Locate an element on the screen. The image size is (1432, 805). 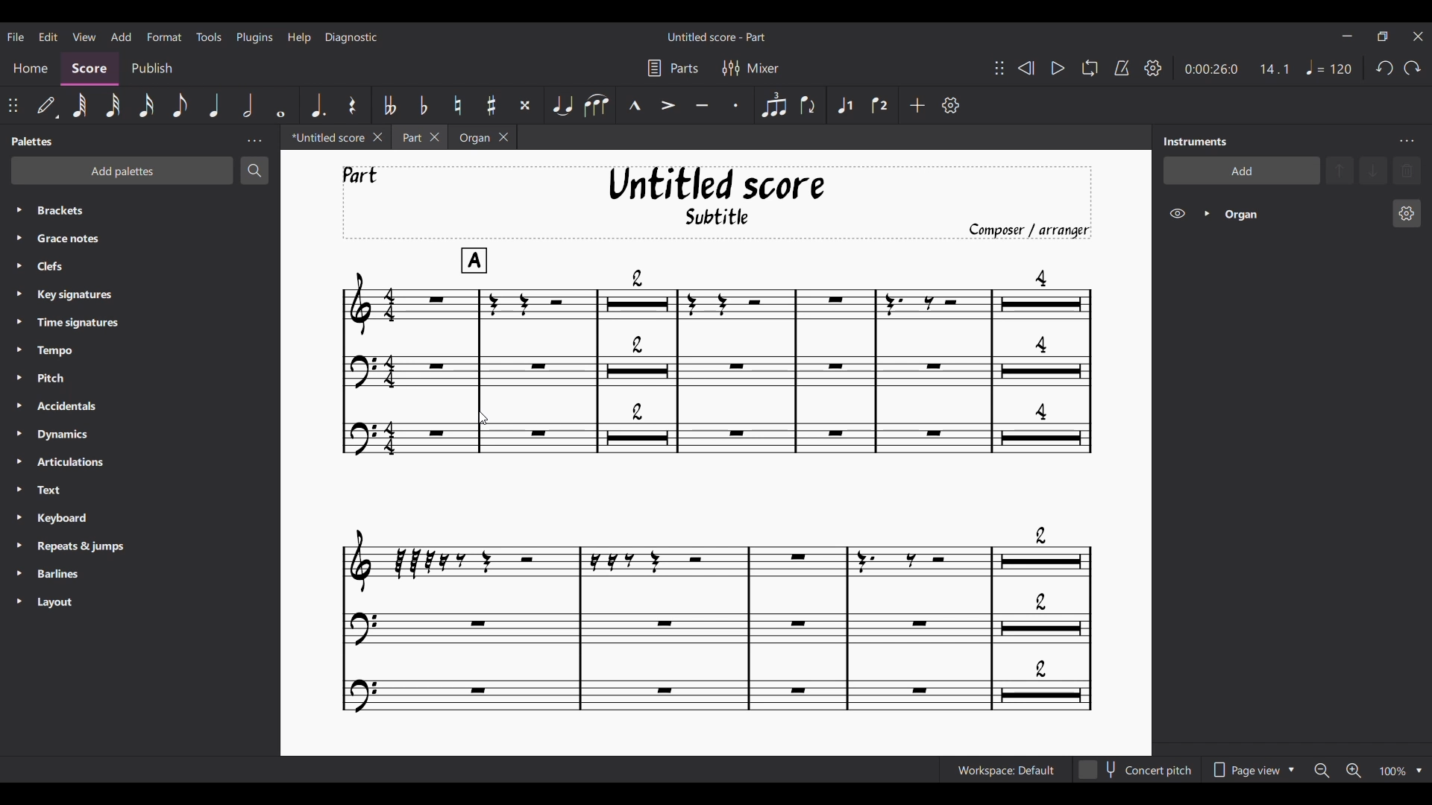
Flip direction is located at coordinates (808, 105).